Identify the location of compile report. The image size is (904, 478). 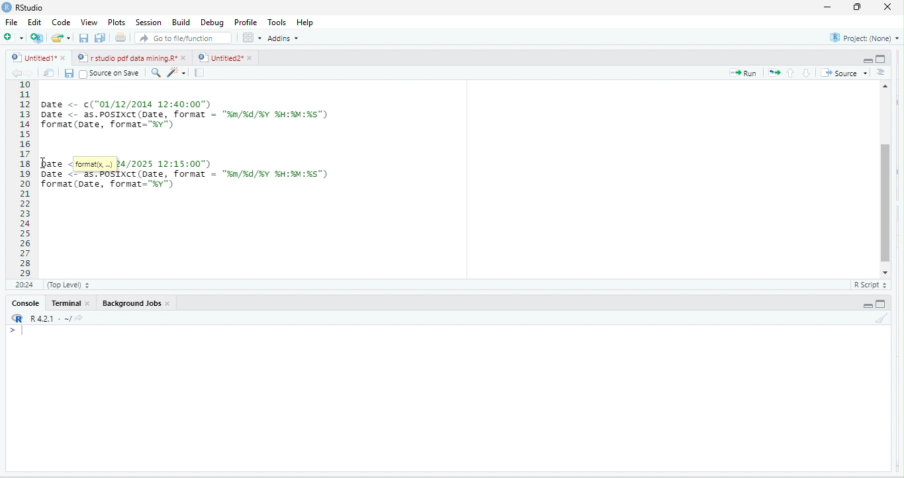
(201, 72).